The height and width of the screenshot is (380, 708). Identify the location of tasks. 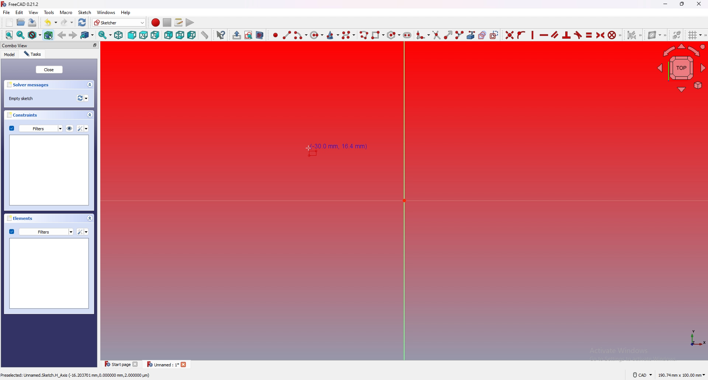
(33, 54).